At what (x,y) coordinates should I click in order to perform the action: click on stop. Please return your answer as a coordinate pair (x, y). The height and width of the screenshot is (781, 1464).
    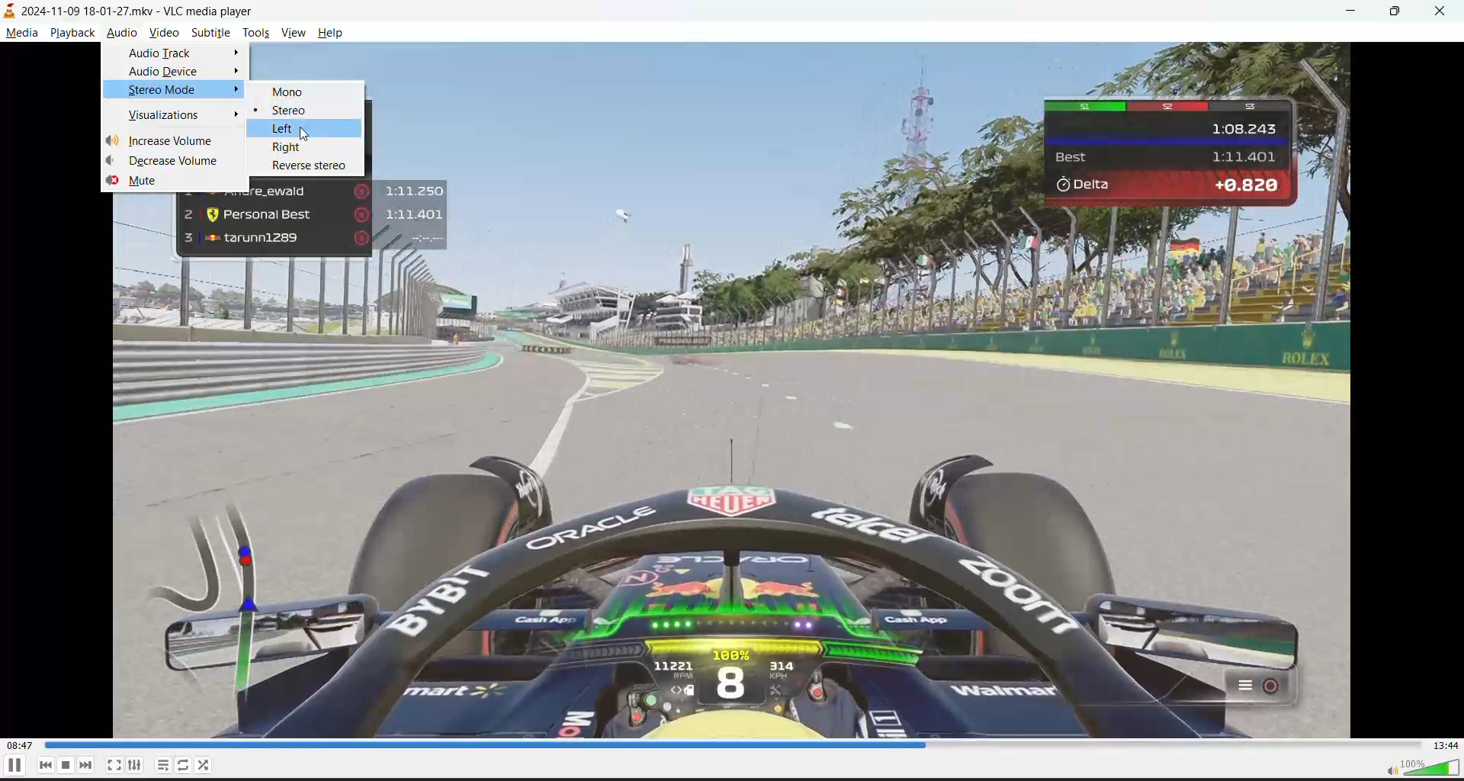
    Looking at the image, I should click on (65, 765).